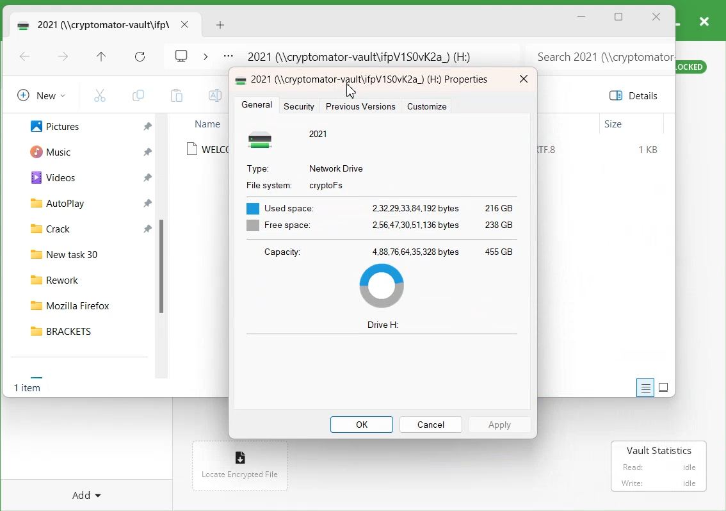  I want to click on 216GB, so click(497, 207).